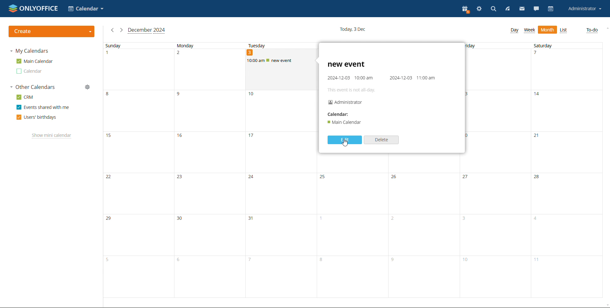 The image size is (610, 308). I want to click on 10, so click(496, 277).